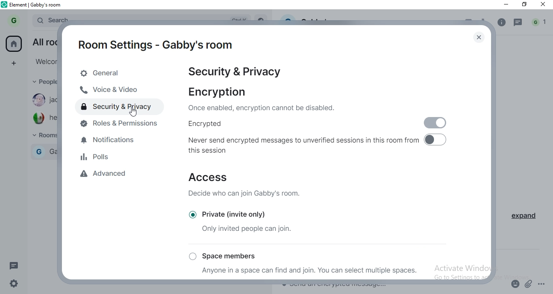  I want to click on minimise, so click(505, 5).